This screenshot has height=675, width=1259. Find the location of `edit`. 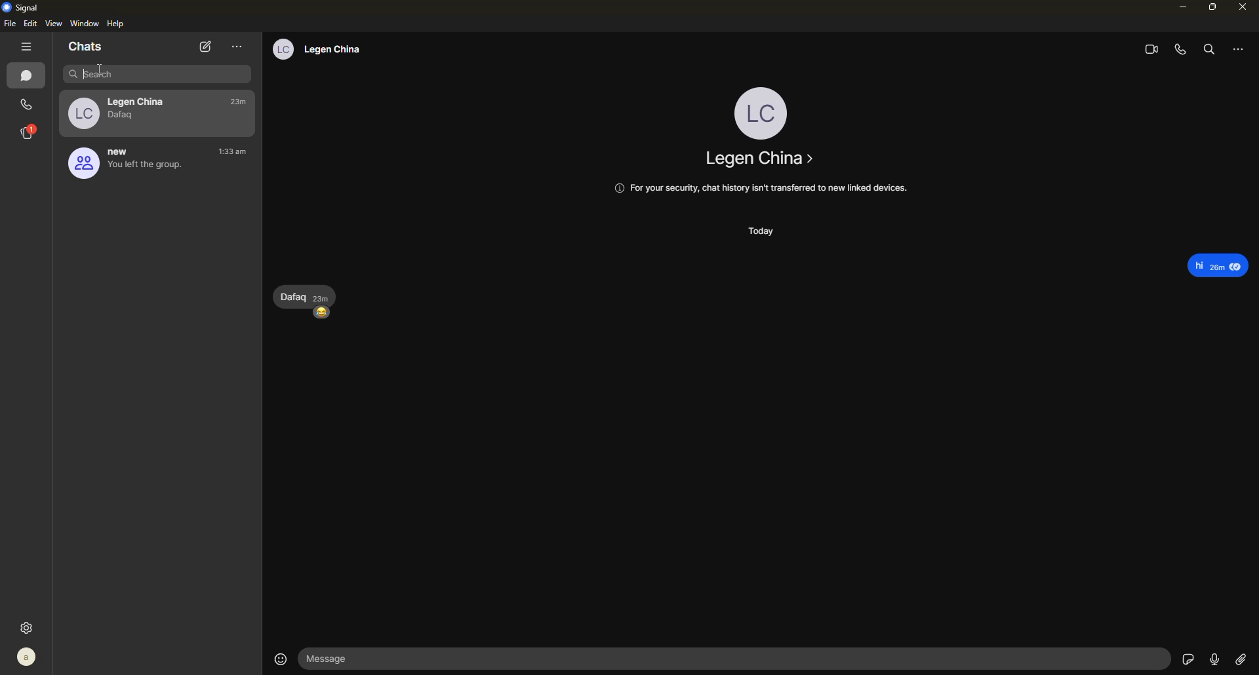

edit is located at coordinates (30, 24).